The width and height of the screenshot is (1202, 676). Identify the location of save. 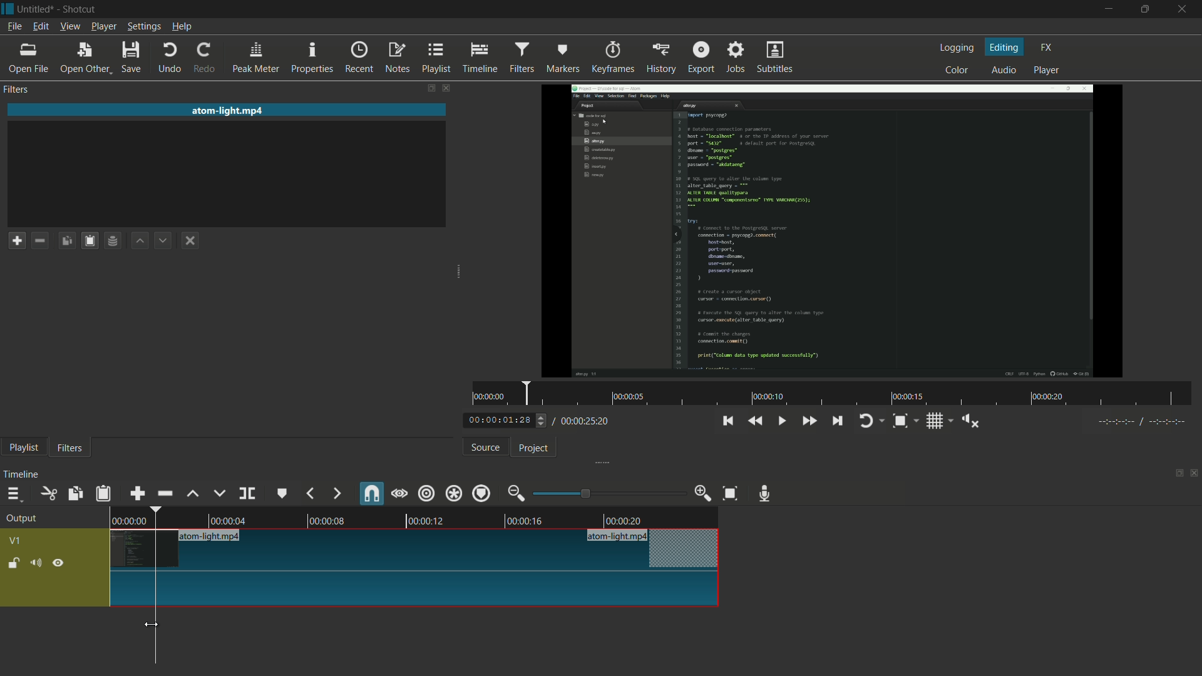
(132, 57).